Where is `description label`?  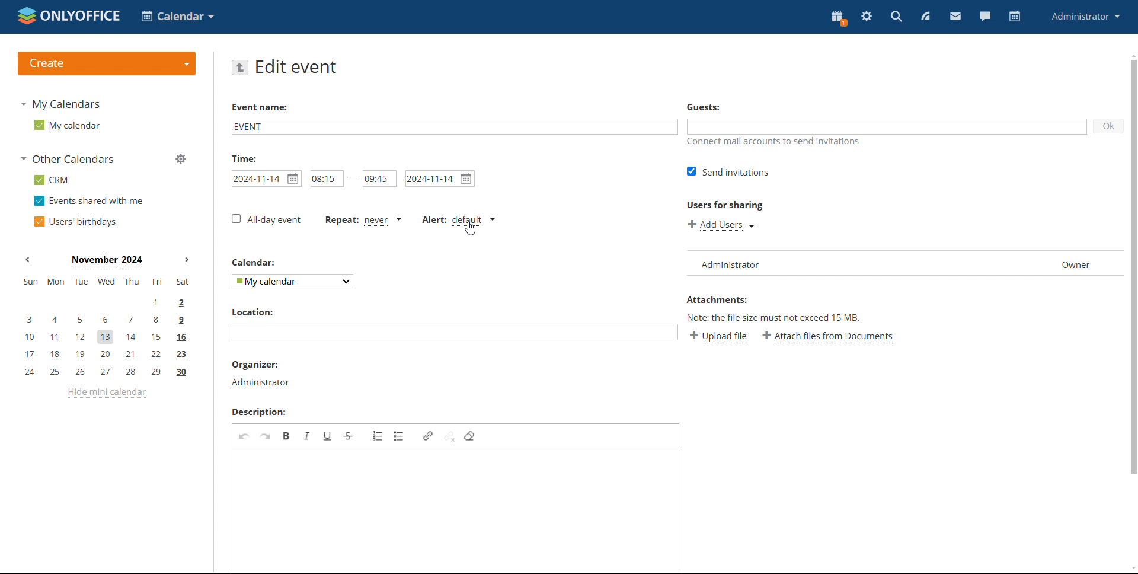
description label is located at coordinates (261, 411).